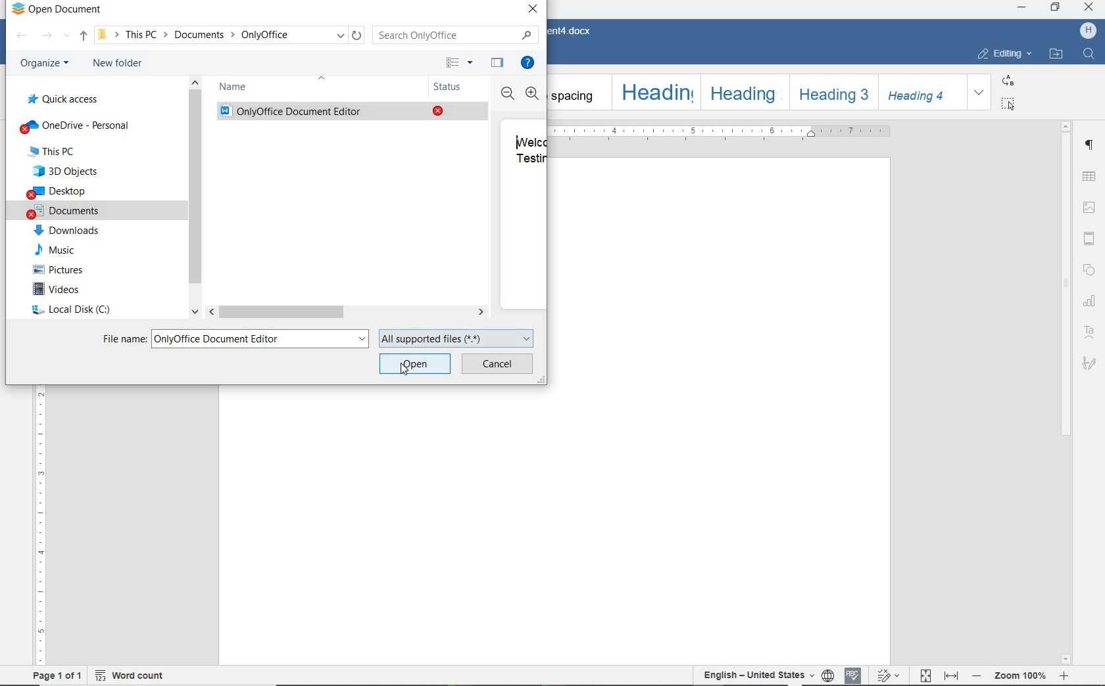 This screenshot has width=1105, height=686. I want to click on quick access, so click(72, 101).